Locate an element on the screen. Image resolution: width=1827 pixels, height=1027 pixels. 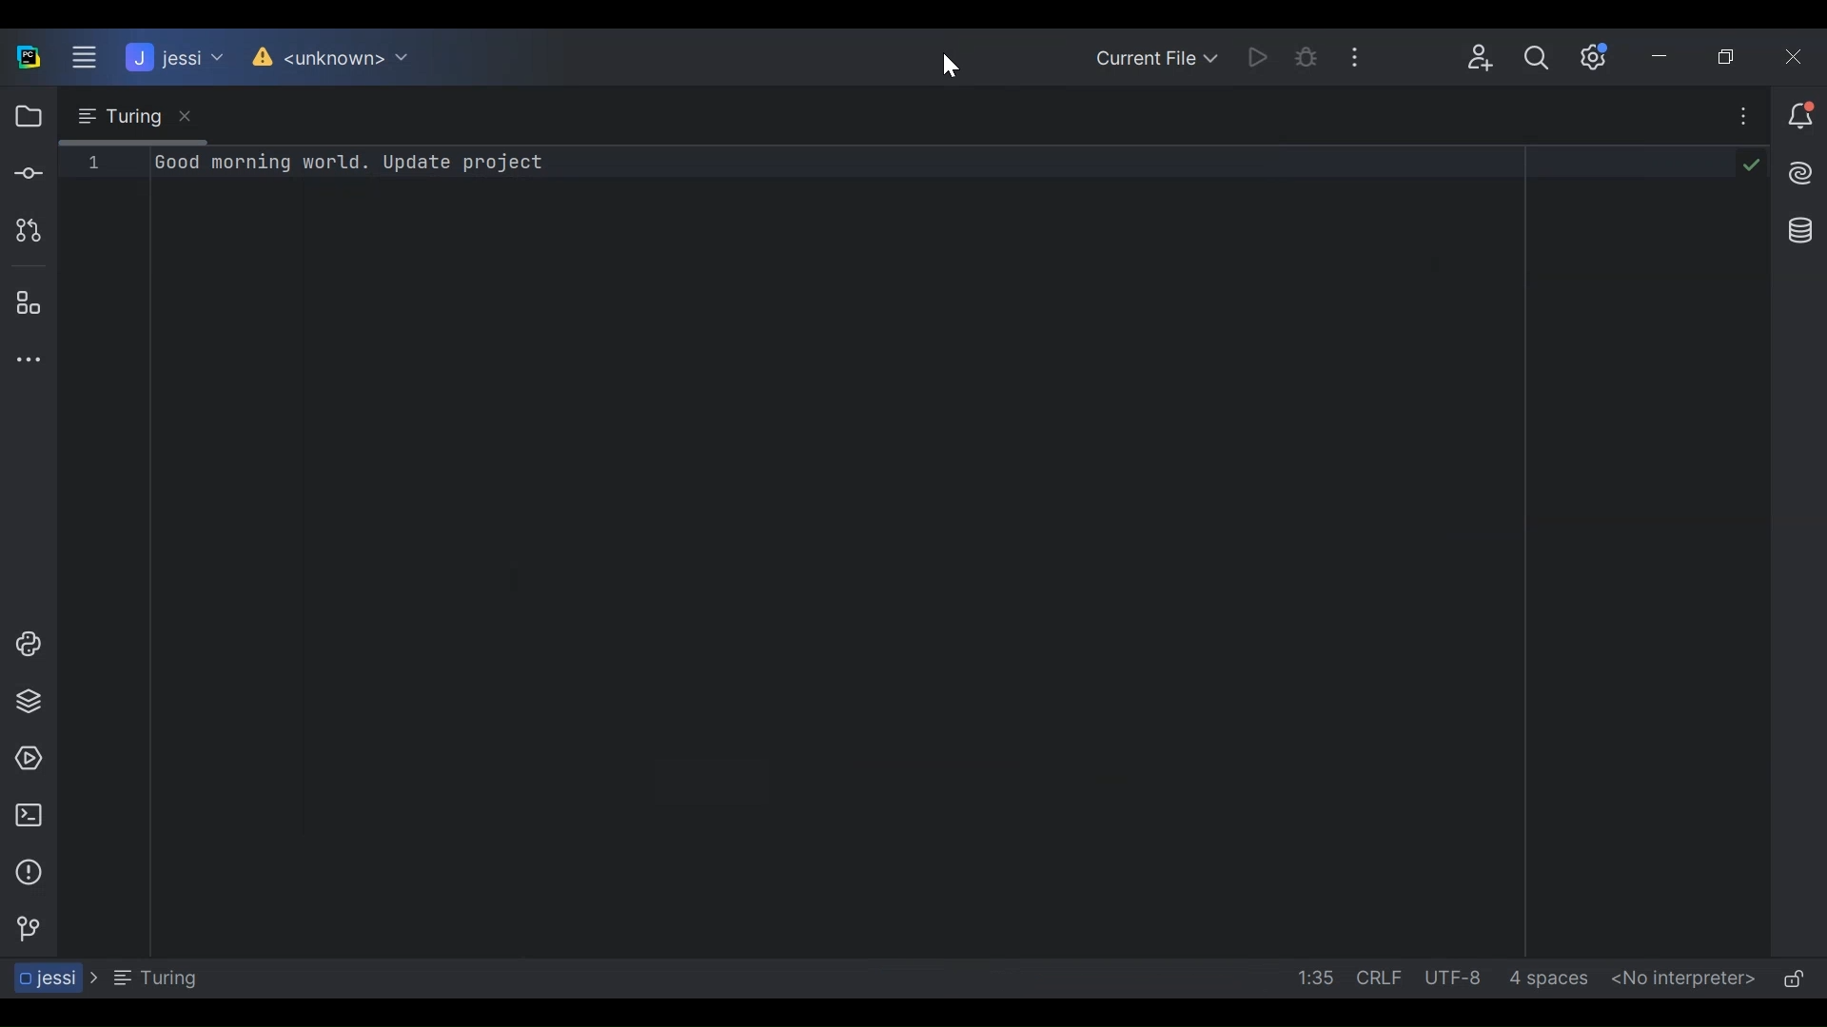
good morning world. update project is located at coordinates (352, 164).